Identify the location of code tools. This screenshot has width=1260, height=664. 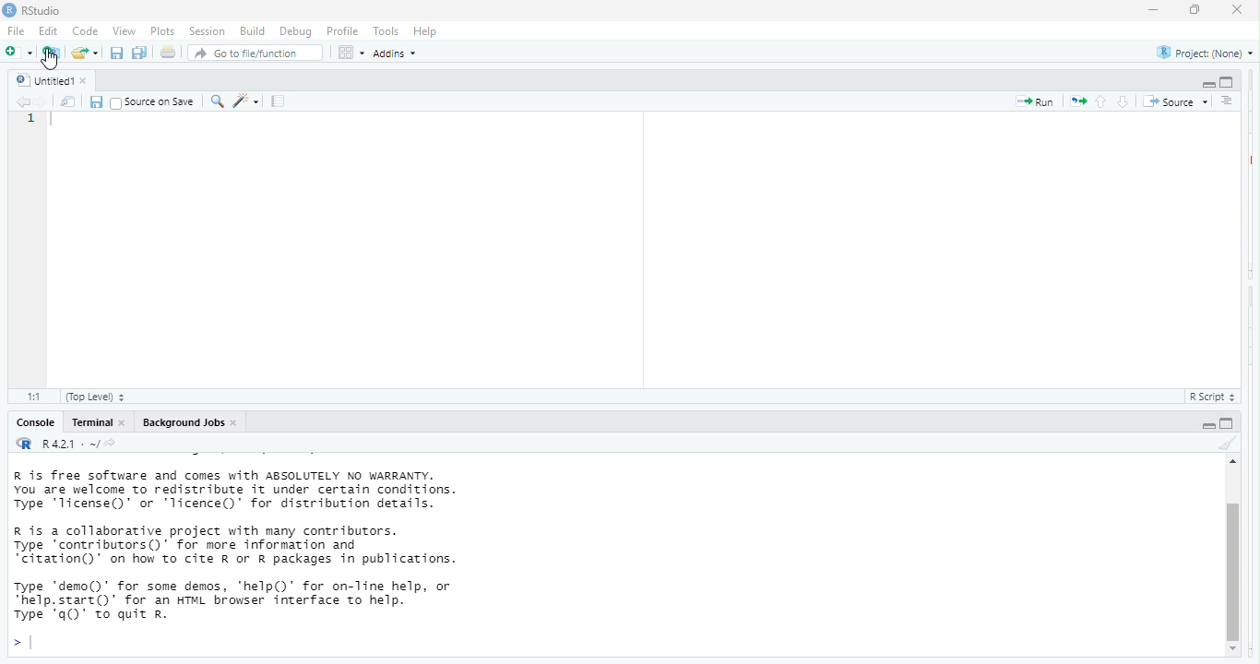
(248, 101).